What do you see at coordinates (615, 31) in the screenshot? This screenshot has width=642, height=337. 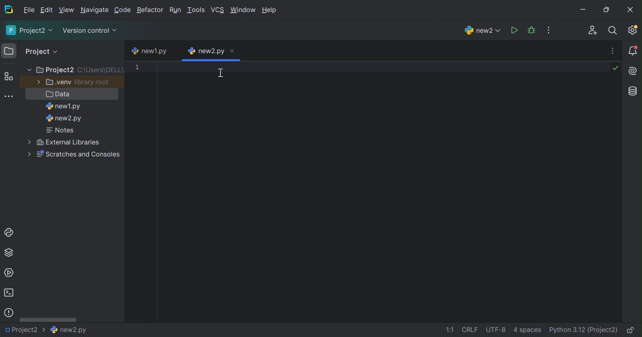 I see `Search everywhere` at bounding box center [615, 31].